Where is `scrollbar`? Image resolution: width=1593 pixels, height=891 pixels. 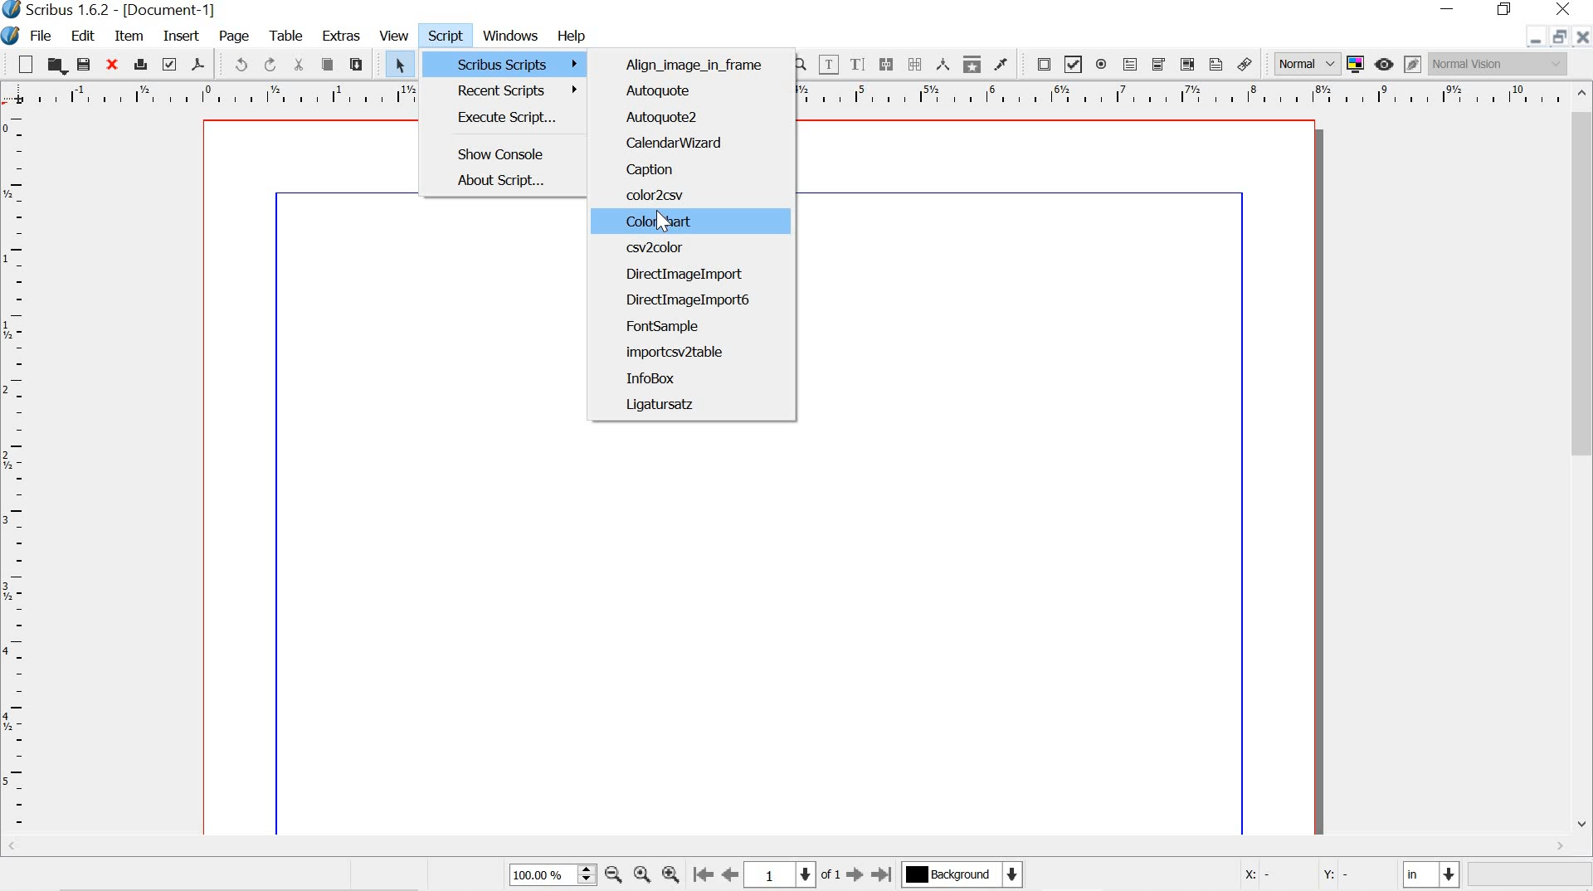
scrollbar is located at coordinates (782, 847).